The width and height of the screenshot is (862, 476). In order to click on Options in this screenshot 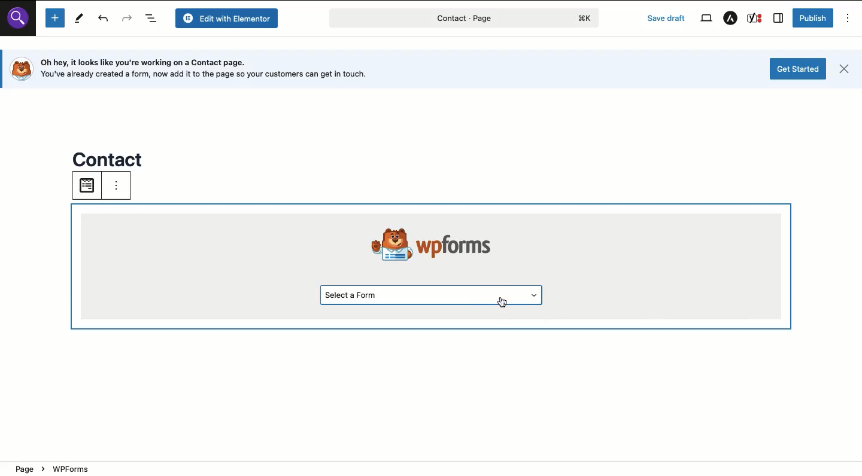, I will do `click(848, 18)`.